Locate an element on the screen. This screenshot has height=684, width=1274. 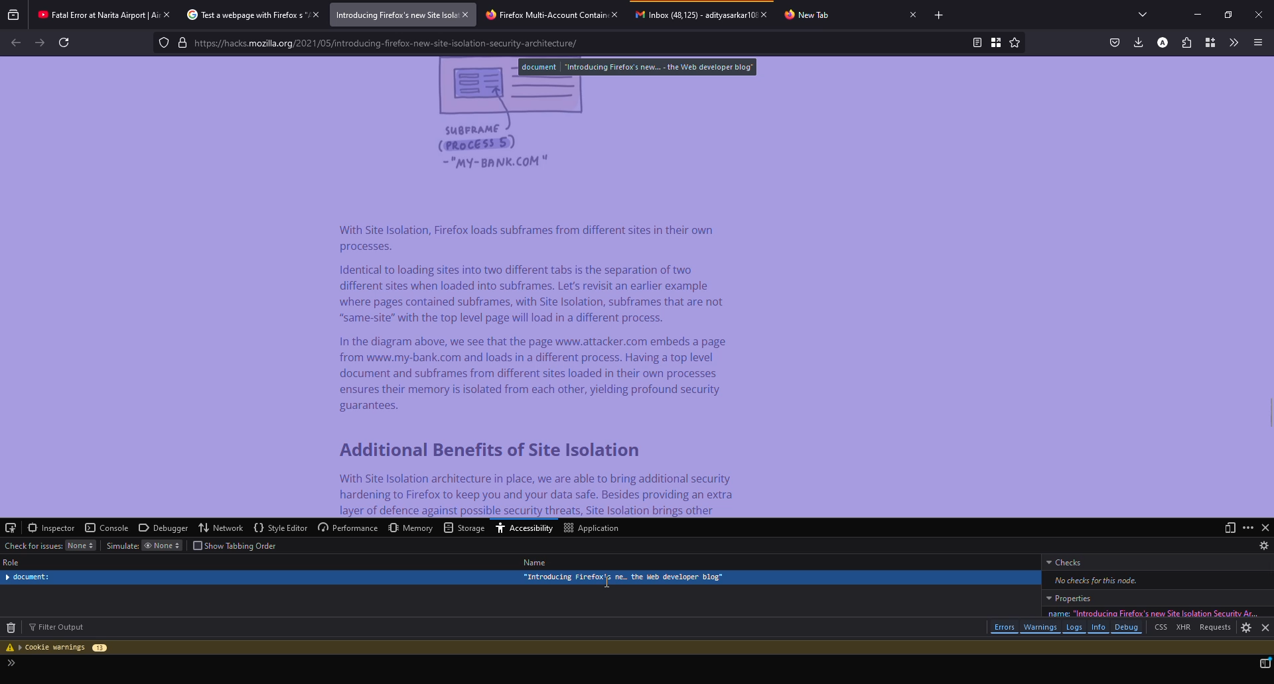
accessibility is located at coordinates (525, 528).